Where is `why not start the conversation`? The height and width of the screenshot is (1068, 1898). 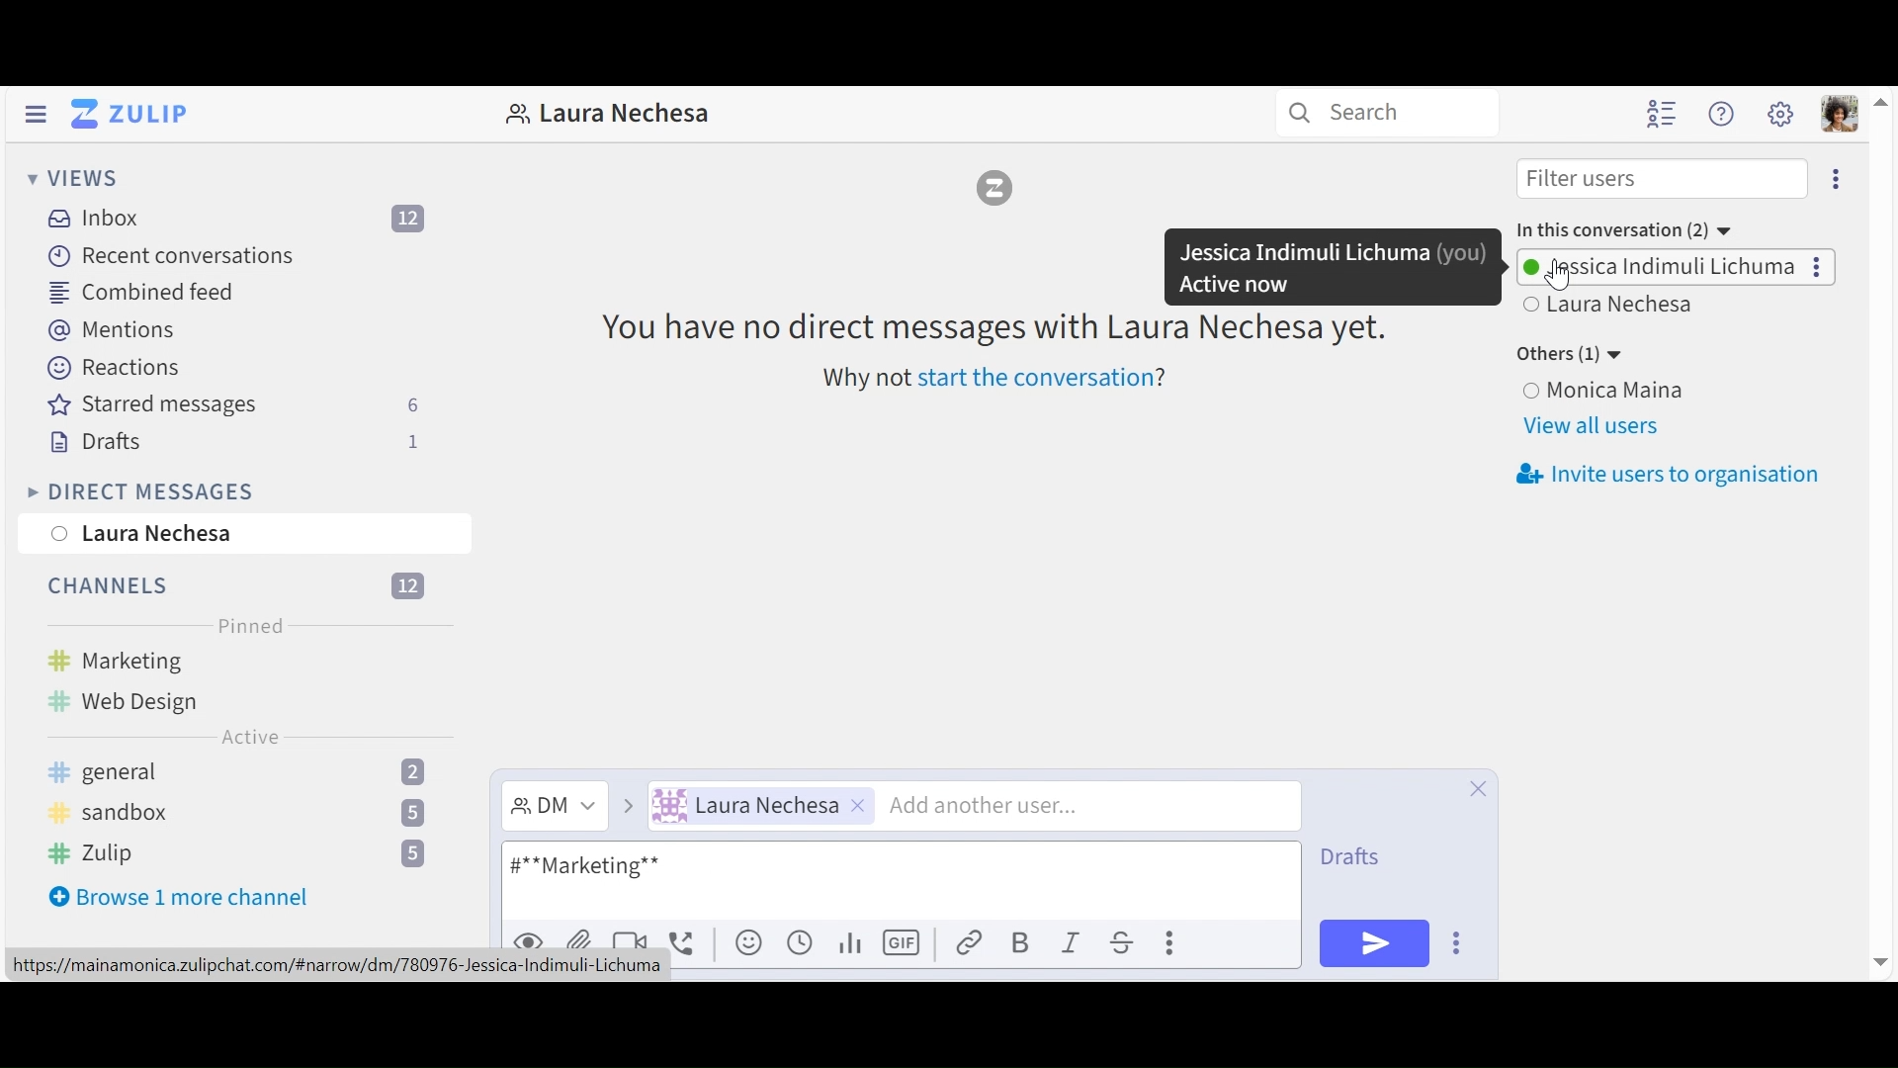 why not start the conversation is located at coordinates (996, 380).